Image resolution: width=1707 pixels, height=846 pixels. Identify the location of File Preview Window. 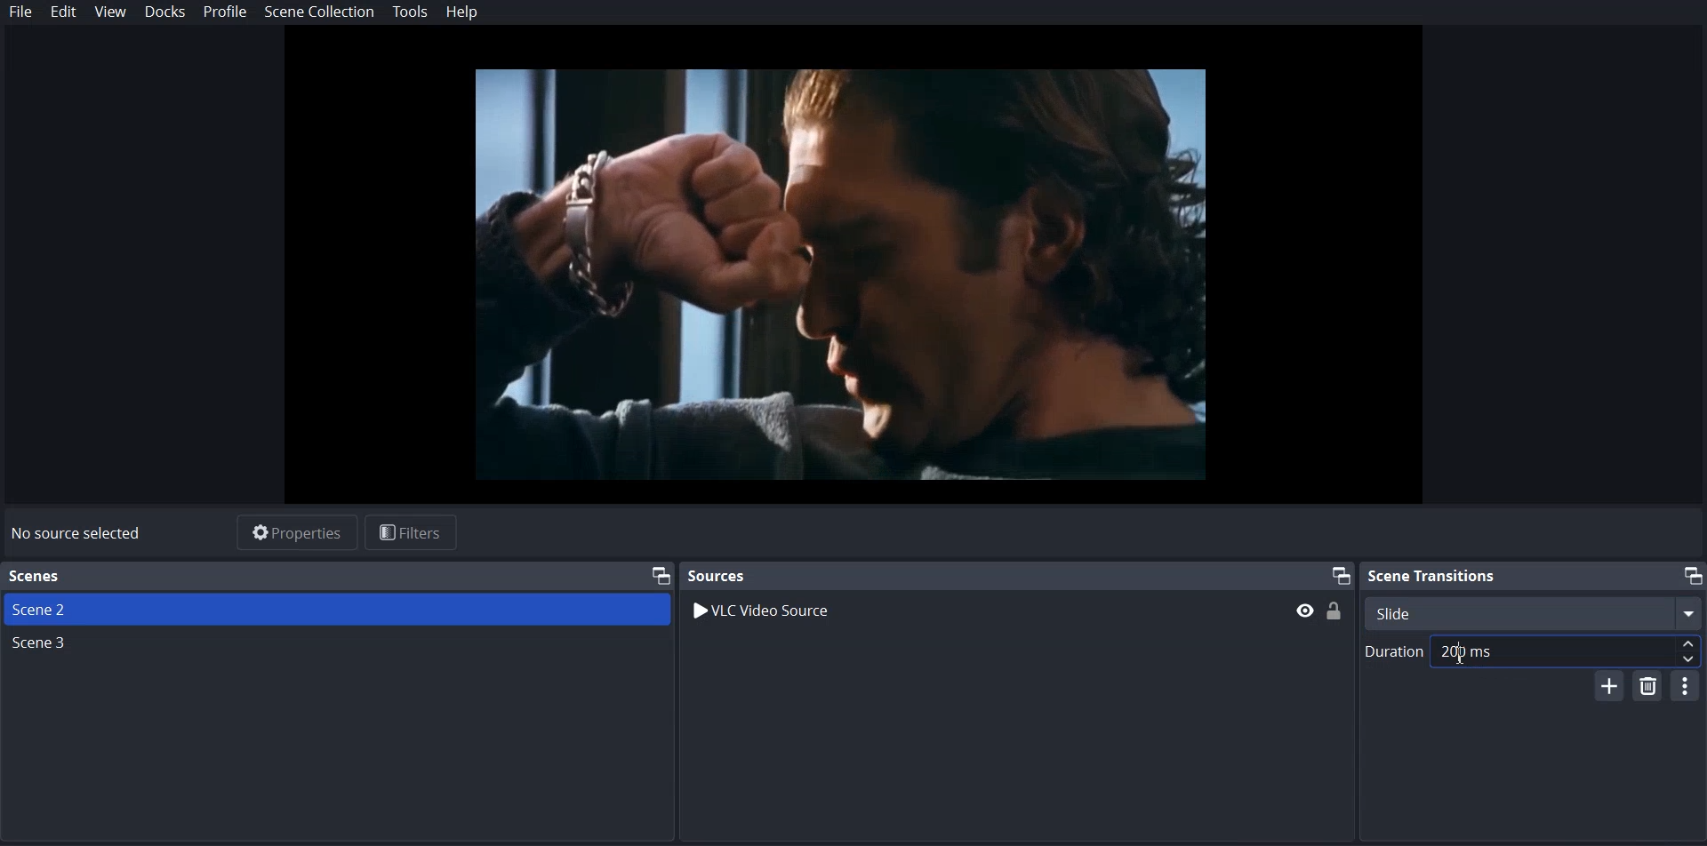
(837, 275).